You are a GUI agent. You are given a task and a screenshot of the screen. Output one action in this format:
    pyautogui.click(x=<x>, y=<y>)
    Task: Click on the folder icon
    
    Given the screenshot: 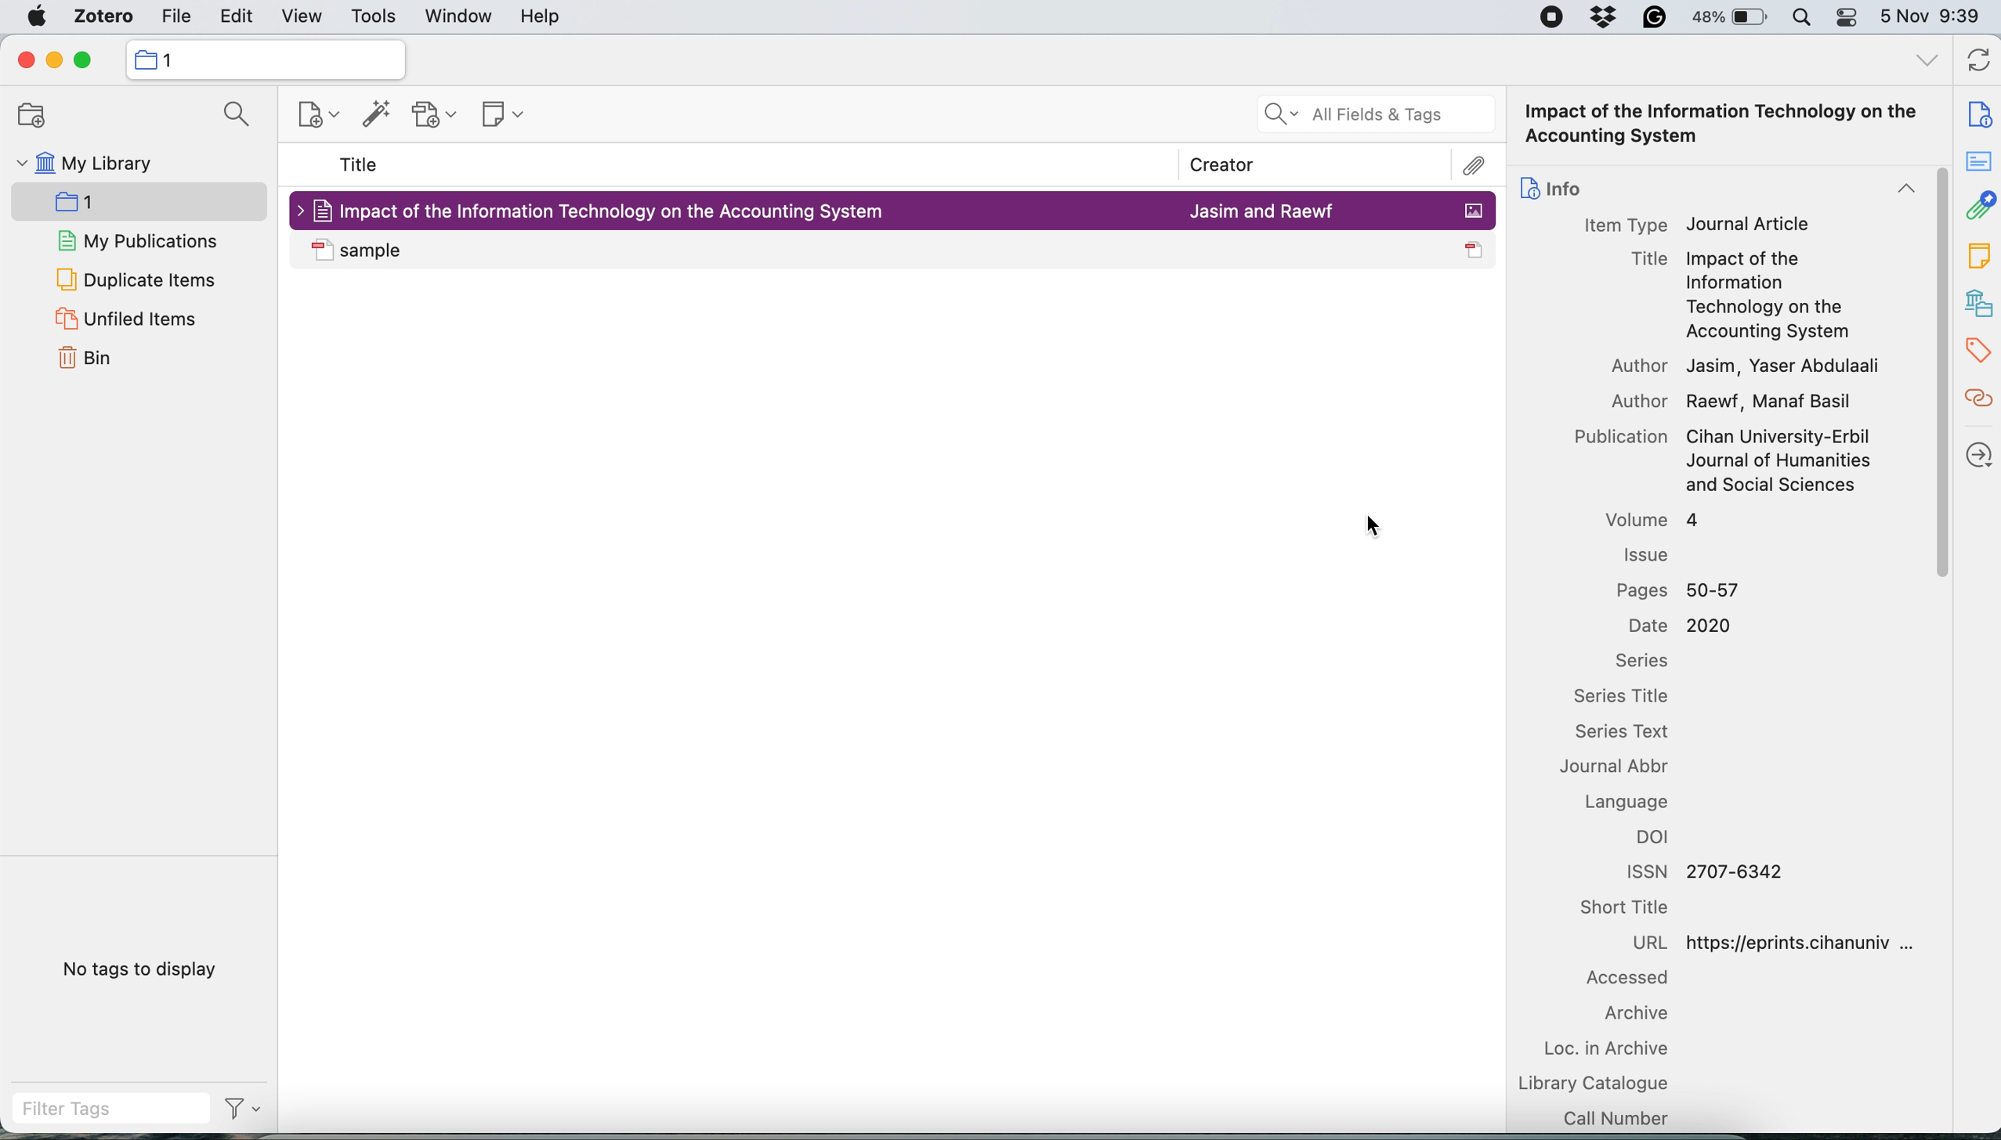 What is the action you would take?
    pyautogui.click(x=144, y=60)
    